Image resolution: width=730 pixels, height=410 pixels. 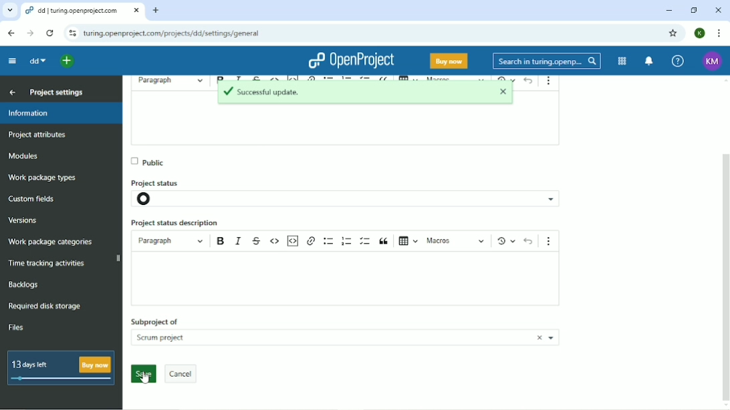 I want to click on Required disk storage, so click(x=45, y=307).